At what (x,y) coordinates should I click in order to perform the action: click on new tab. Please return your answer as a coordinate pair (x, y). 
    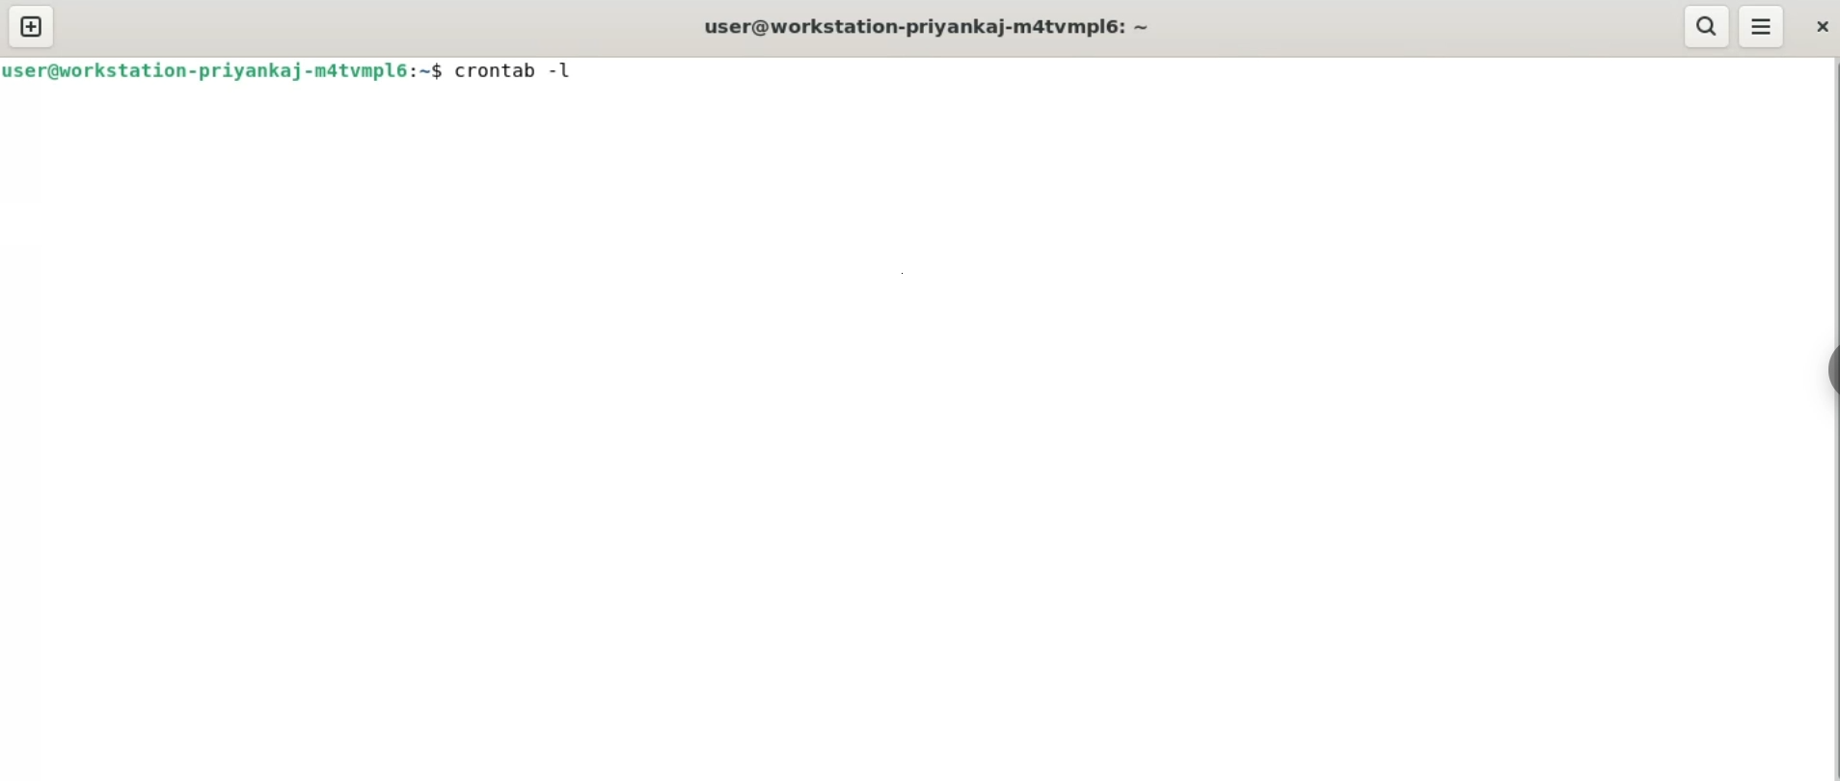
    Looking at the image, I should click on (31, 26).